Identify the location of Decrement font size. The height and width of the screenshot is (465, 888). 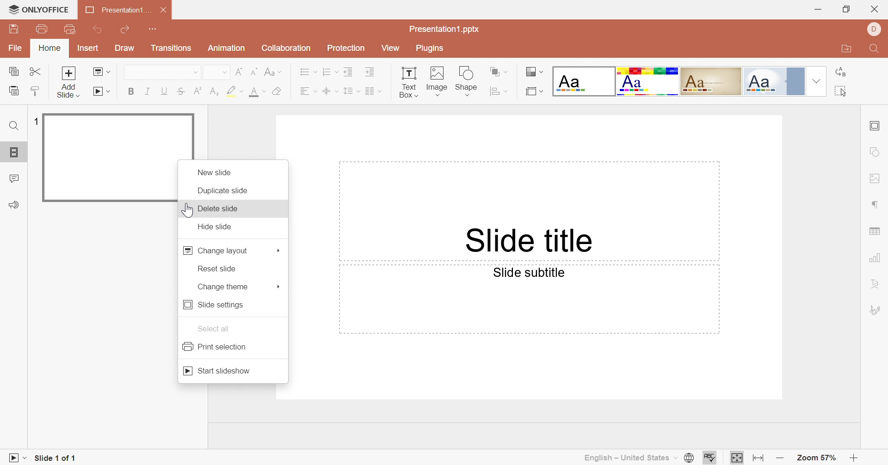
(254, 71).